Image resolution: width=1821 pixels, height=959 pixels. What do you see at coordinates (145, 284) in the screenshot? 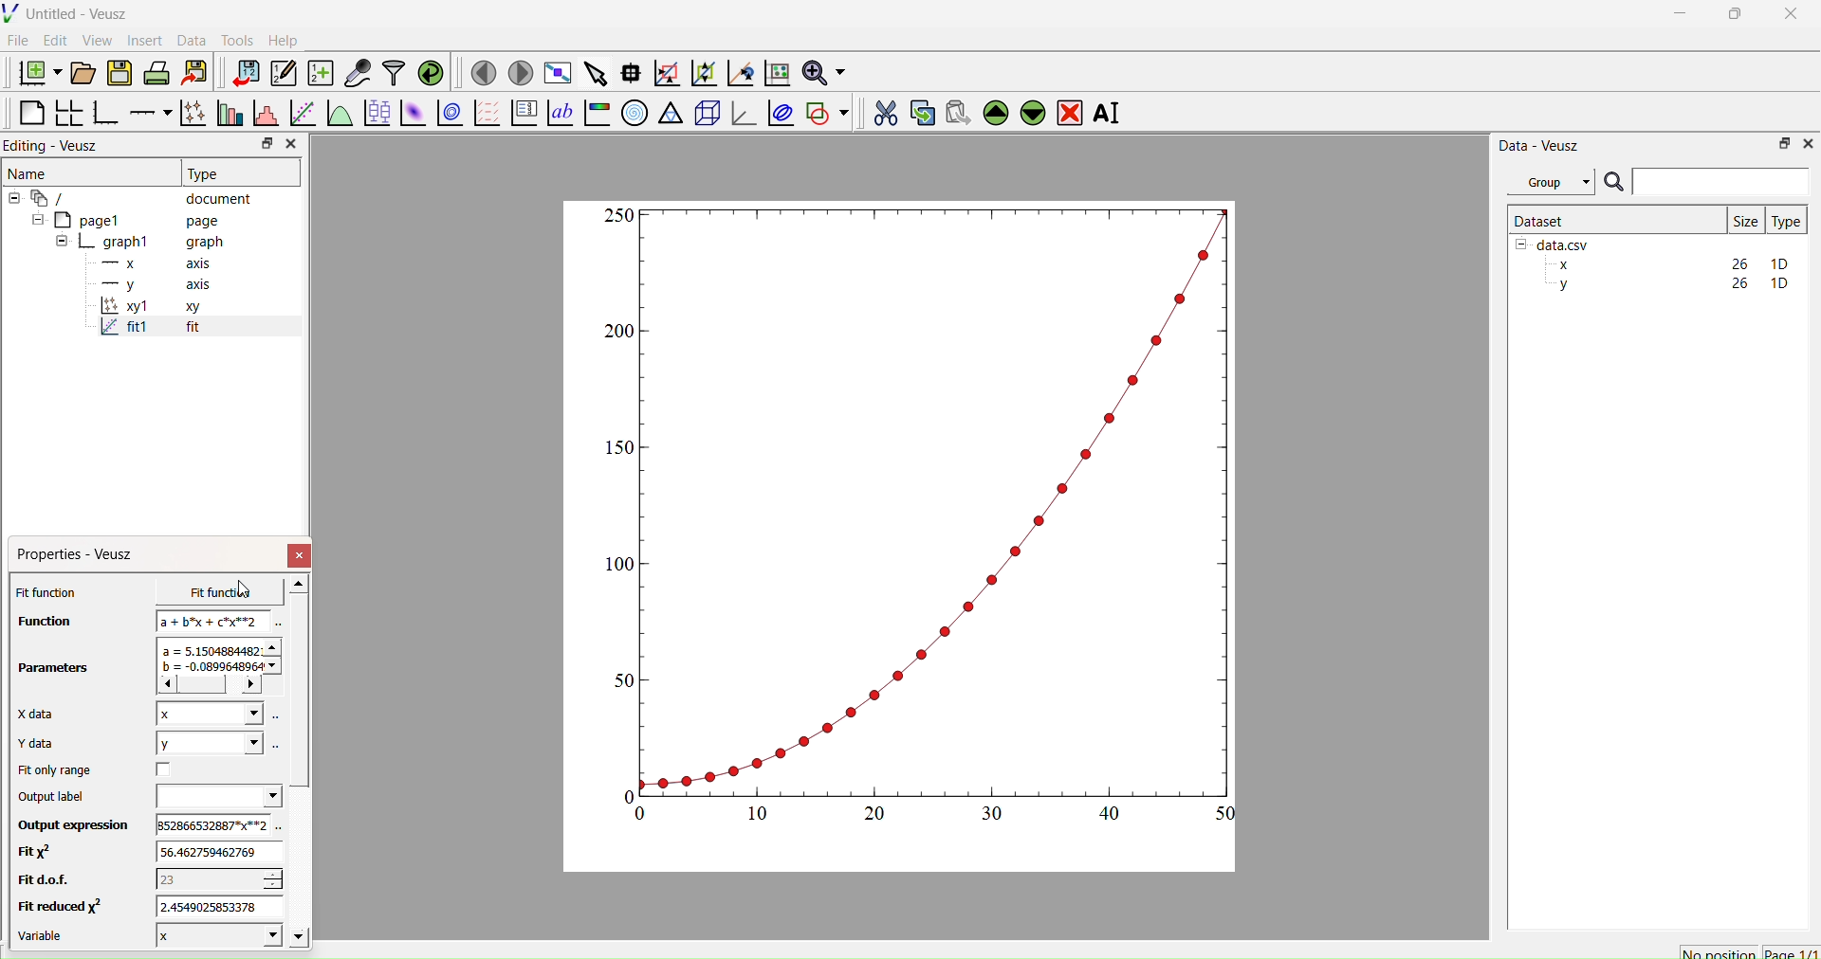
I see `y axis` at bounding box center [145, 284].